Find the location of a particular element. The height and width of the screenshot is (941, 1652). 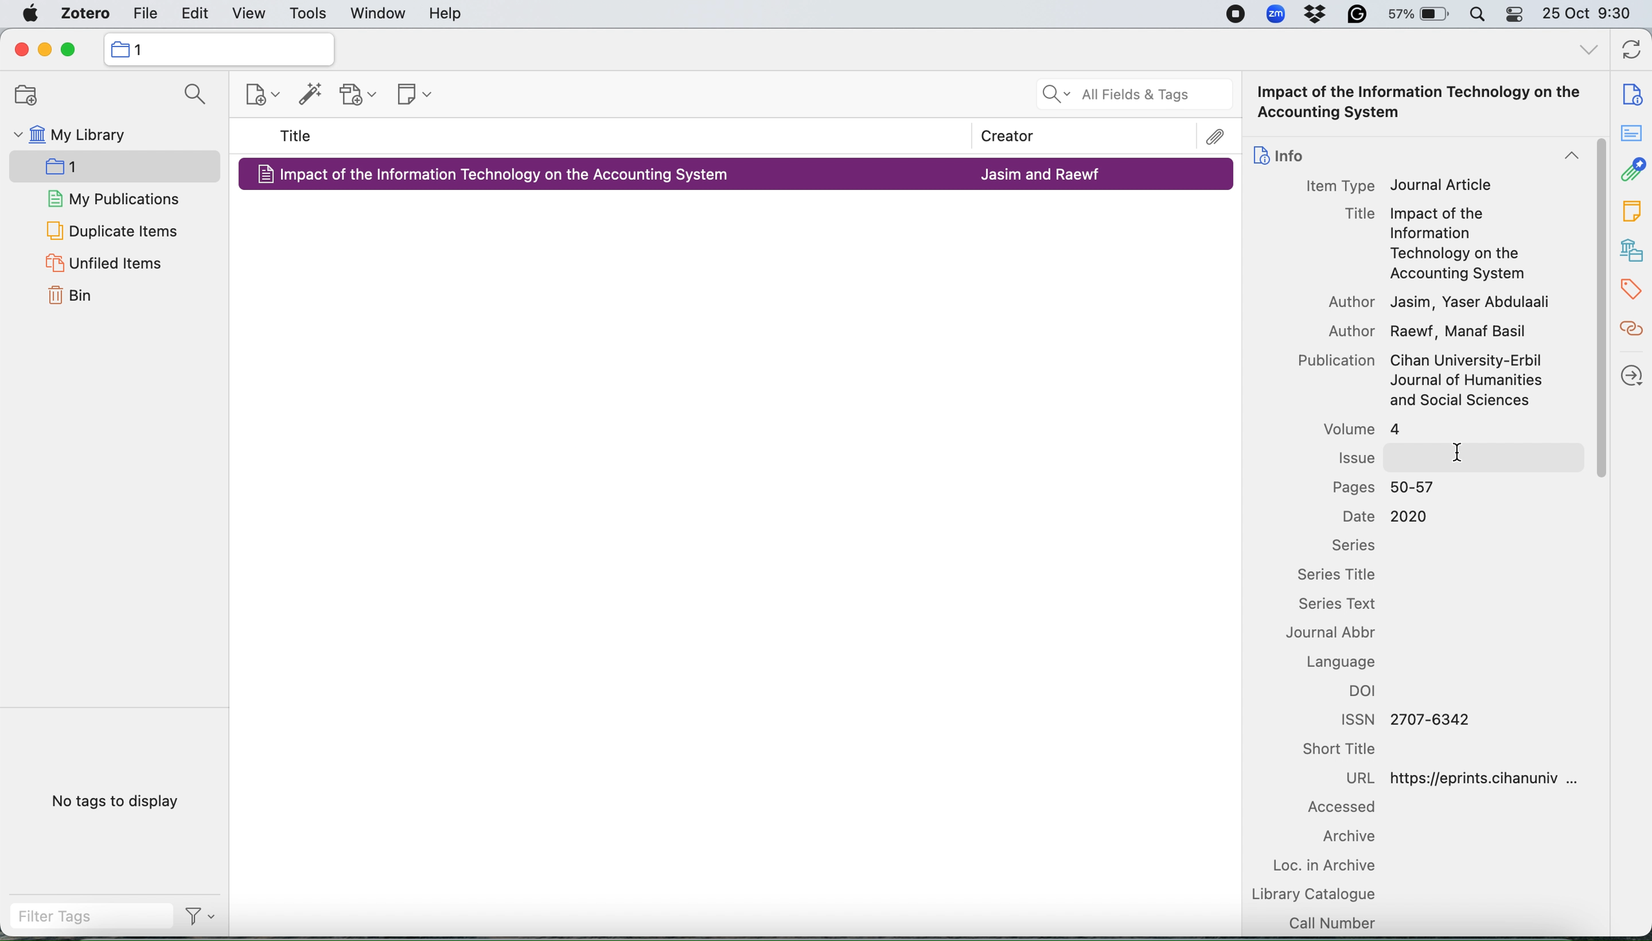

Publication is located at coordinates (1333, 362).